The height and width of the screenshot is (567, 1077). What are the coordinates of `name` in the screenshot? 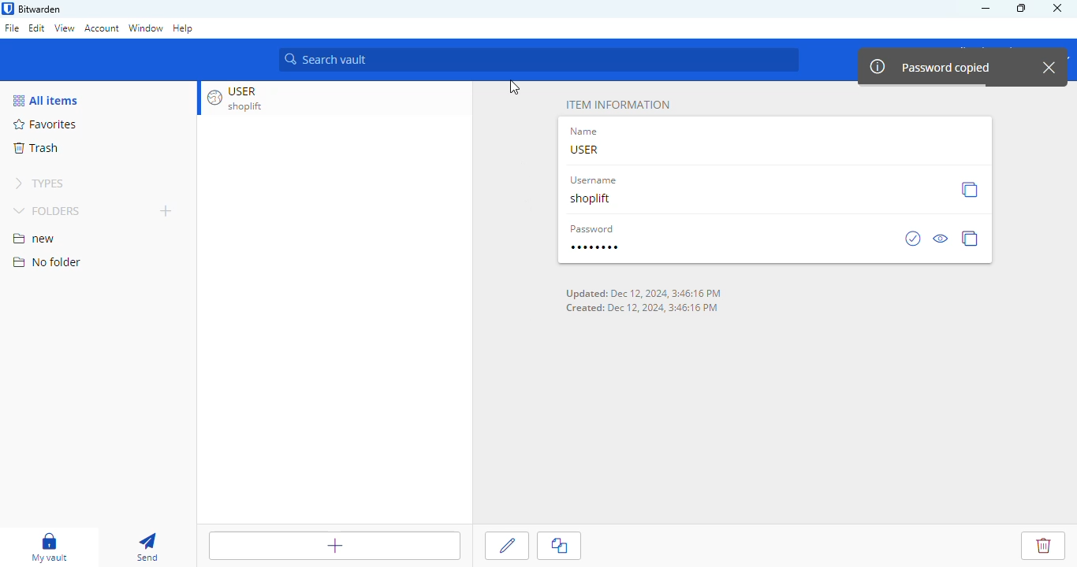 It's located at (586, 132).